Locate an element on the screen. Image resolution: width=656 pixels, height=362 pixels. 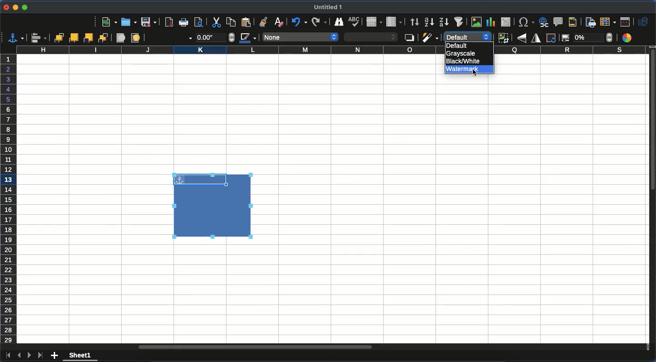
ascending is located at coordinates (428, 22).